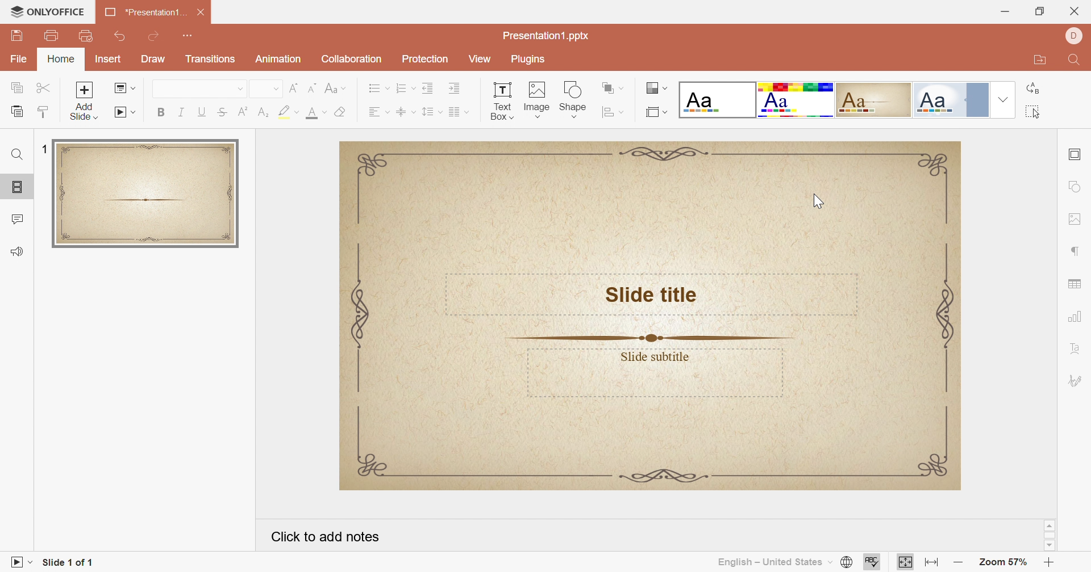  Describe the element at coordinates (1075, 382) in the screenshot. I see `Signature settings` at that location.